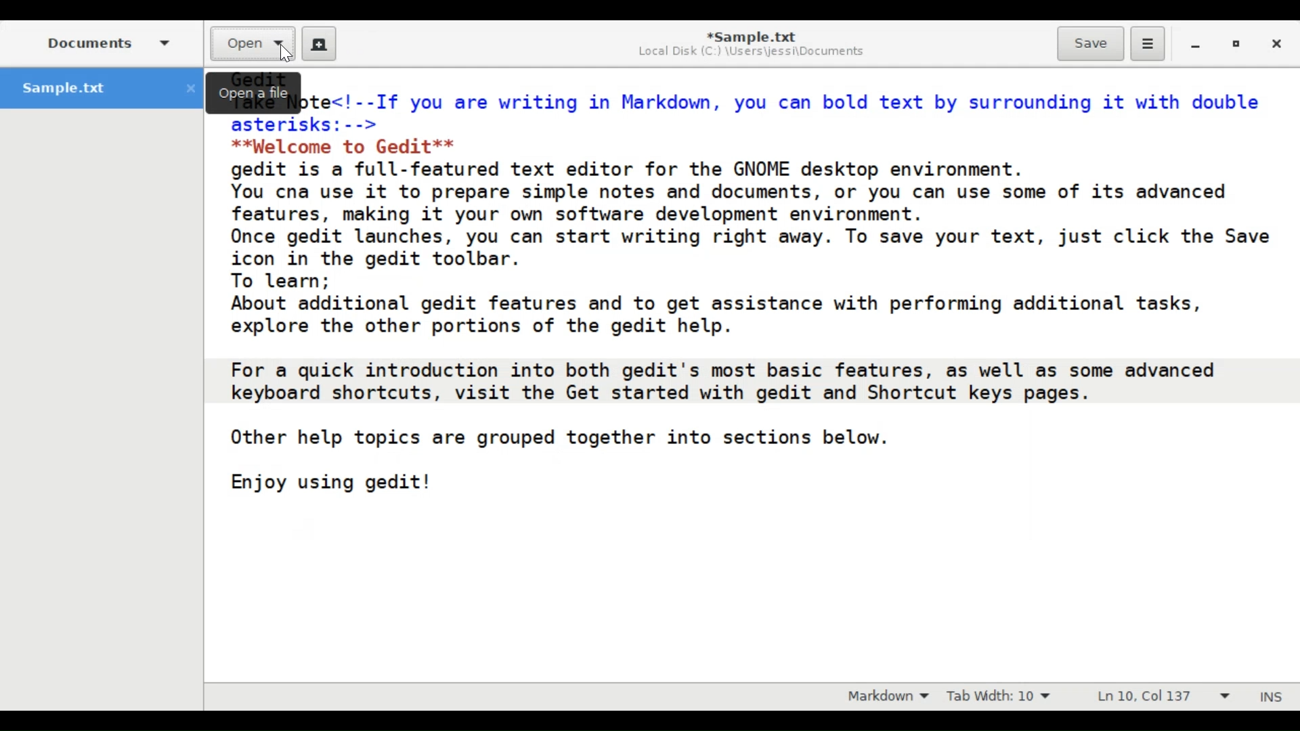  What do you see at coordinates (1161, 695) in the screenshot?
I see `Ln 10, Col 137` at bounding box center [1161, 695].